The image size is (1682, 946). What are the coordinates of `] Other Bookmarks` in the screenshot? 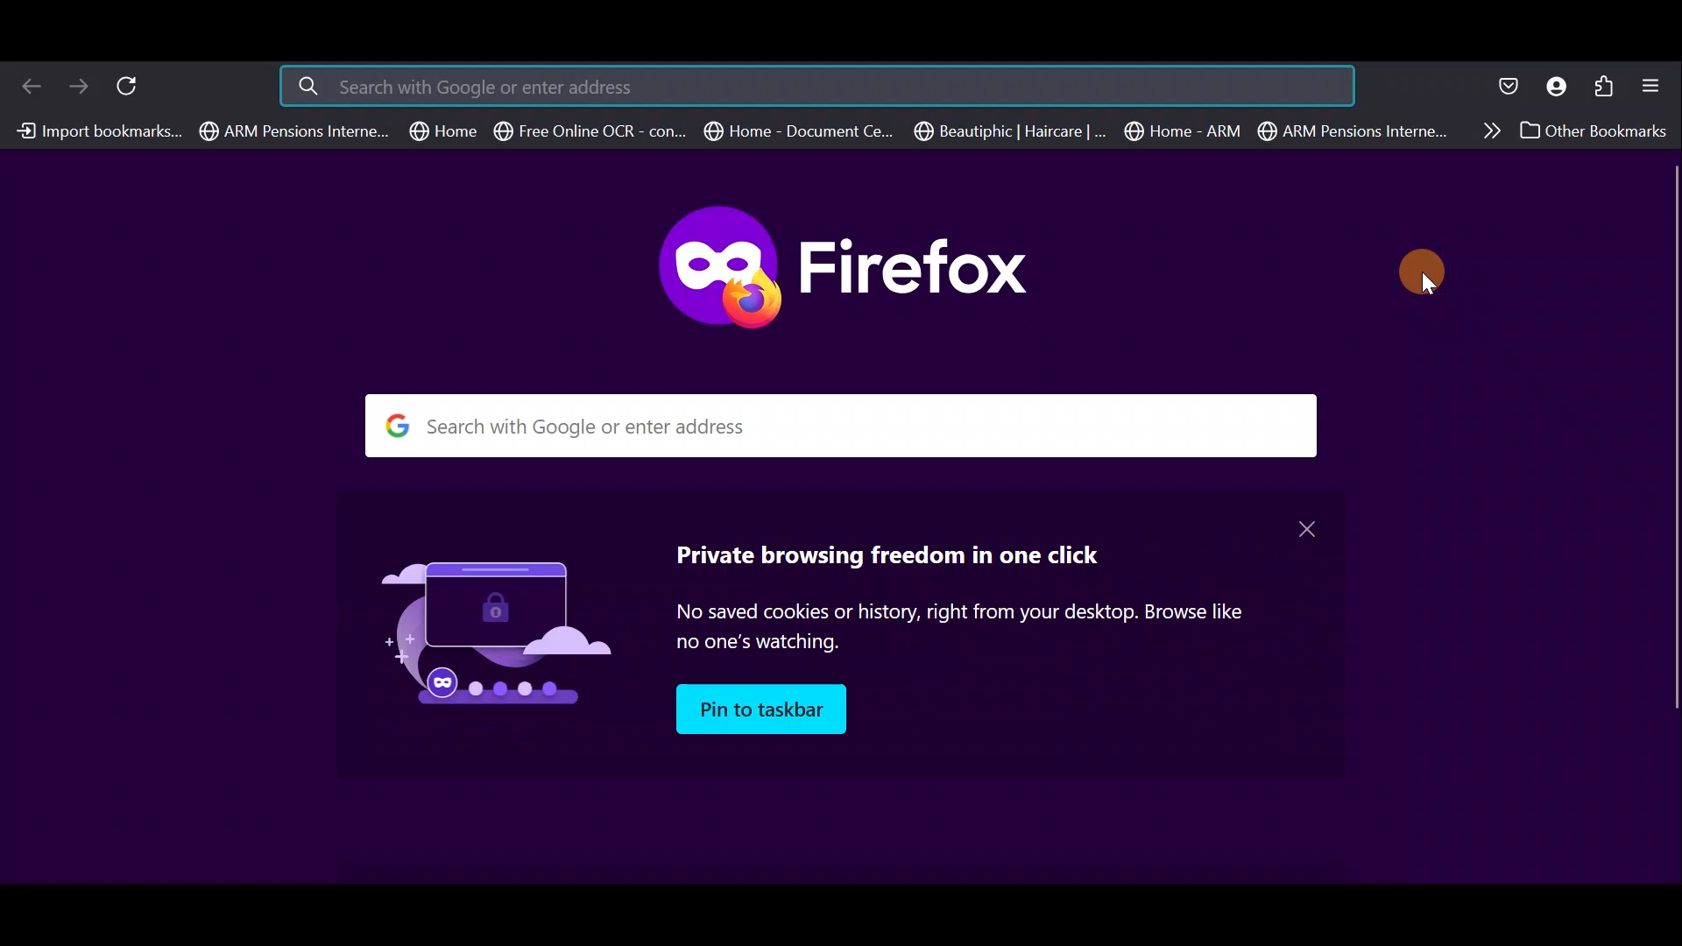 It's located at (1589, 131).